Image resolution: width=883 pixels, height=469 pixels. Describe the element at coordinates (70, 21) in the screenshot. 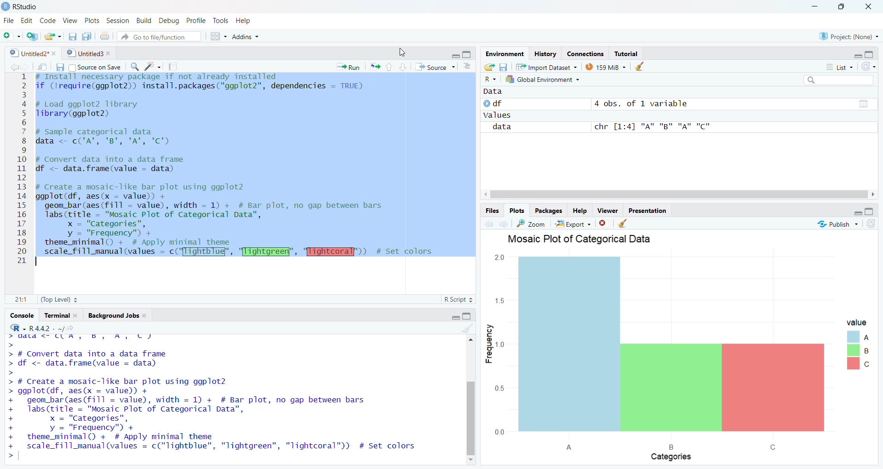

I see `View` at that location.